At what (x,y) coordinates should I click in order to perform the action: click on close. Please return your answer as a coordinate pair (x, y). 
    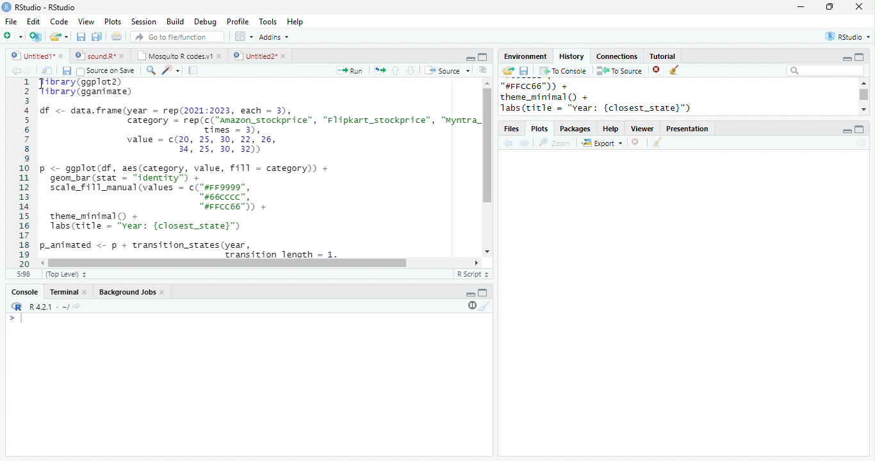
    Looking at the image, I should click on (86, 293).